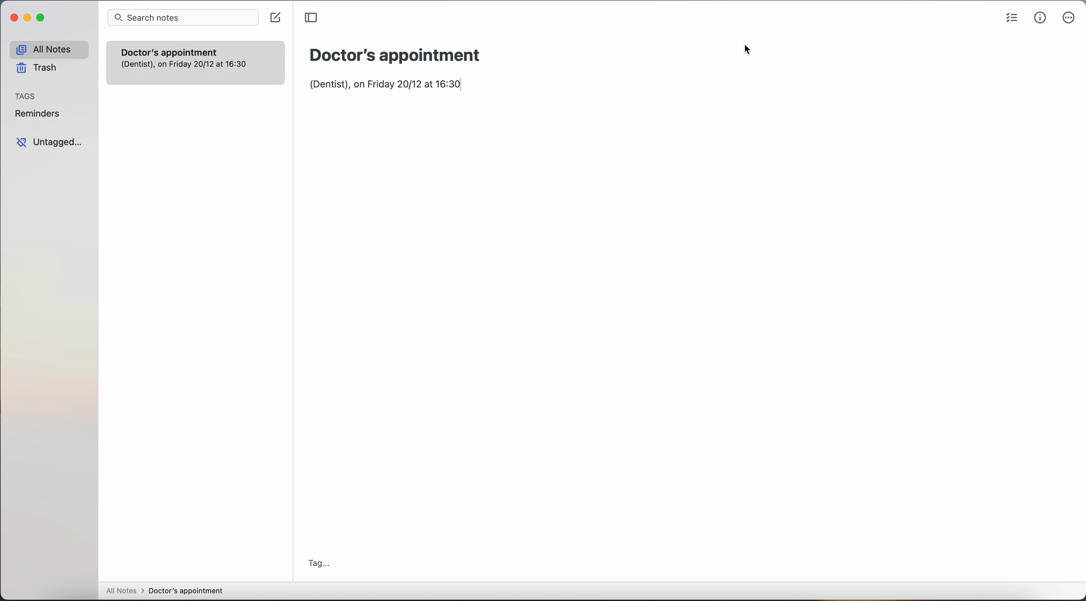 This screenshot has width=1086, height=601. What do you see at coordinates (164, 591) in the screenshot?
I see `All Notes > Doctor's appointment` at bounding box center [164, 591].